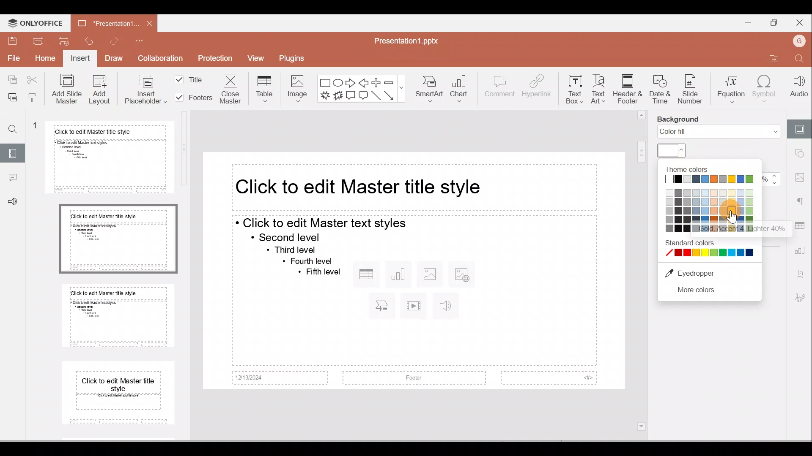 The height and width of the screenshot is (456, 812). What do you see at coordinates (66, 89) in the screenshot?
I see `Add slide master` at bounding box center [66, 89].